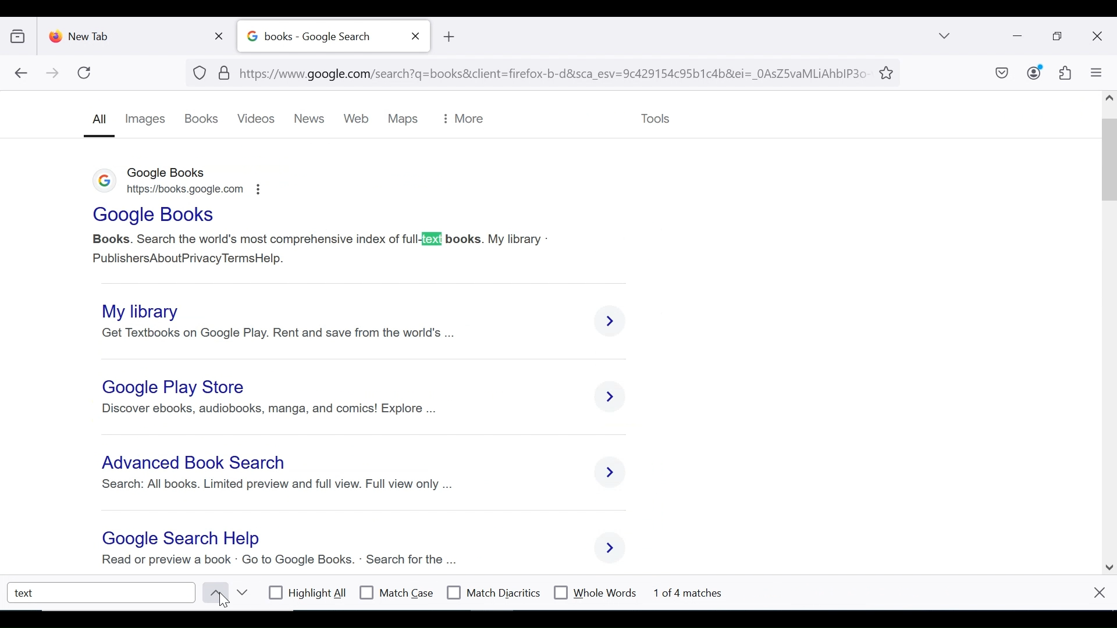 The width and height of the screenshot is (1117, 628). What do you see at coordinates (416, 36) in the screenshot?
I see `close tab` at bounding box center [416, 36].